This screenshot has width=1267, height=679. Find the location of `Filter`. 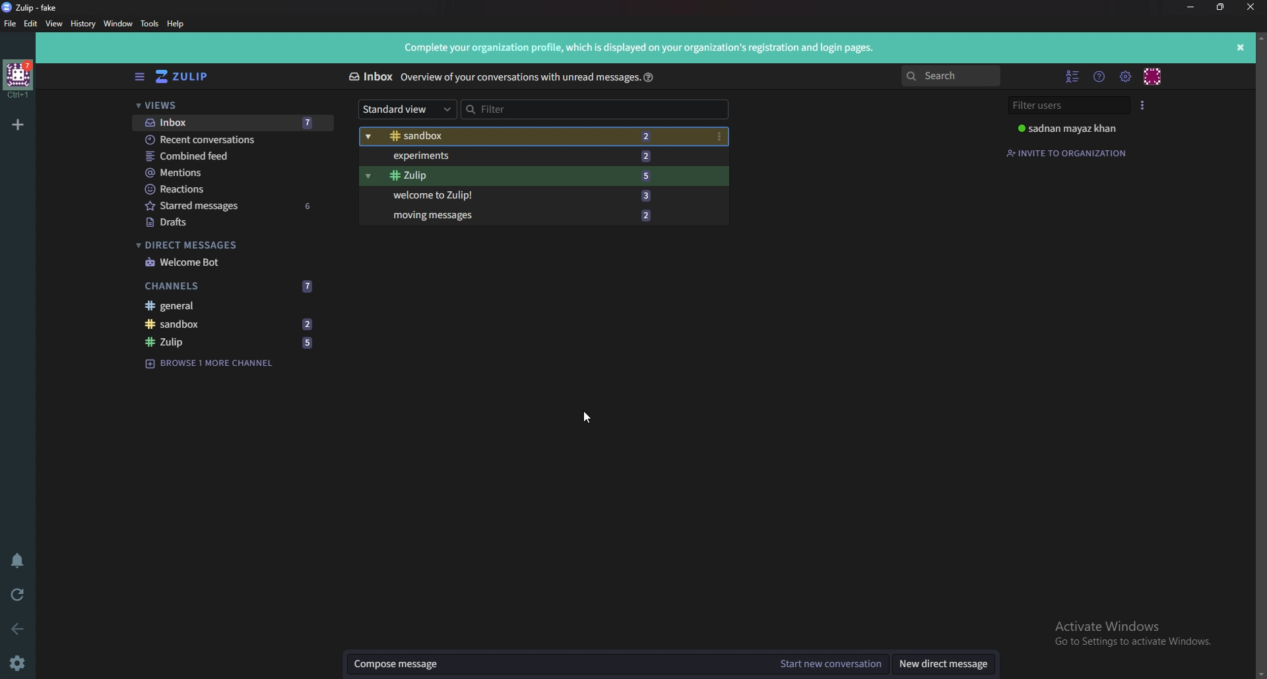

Filter is located at coordinates (586, 109).